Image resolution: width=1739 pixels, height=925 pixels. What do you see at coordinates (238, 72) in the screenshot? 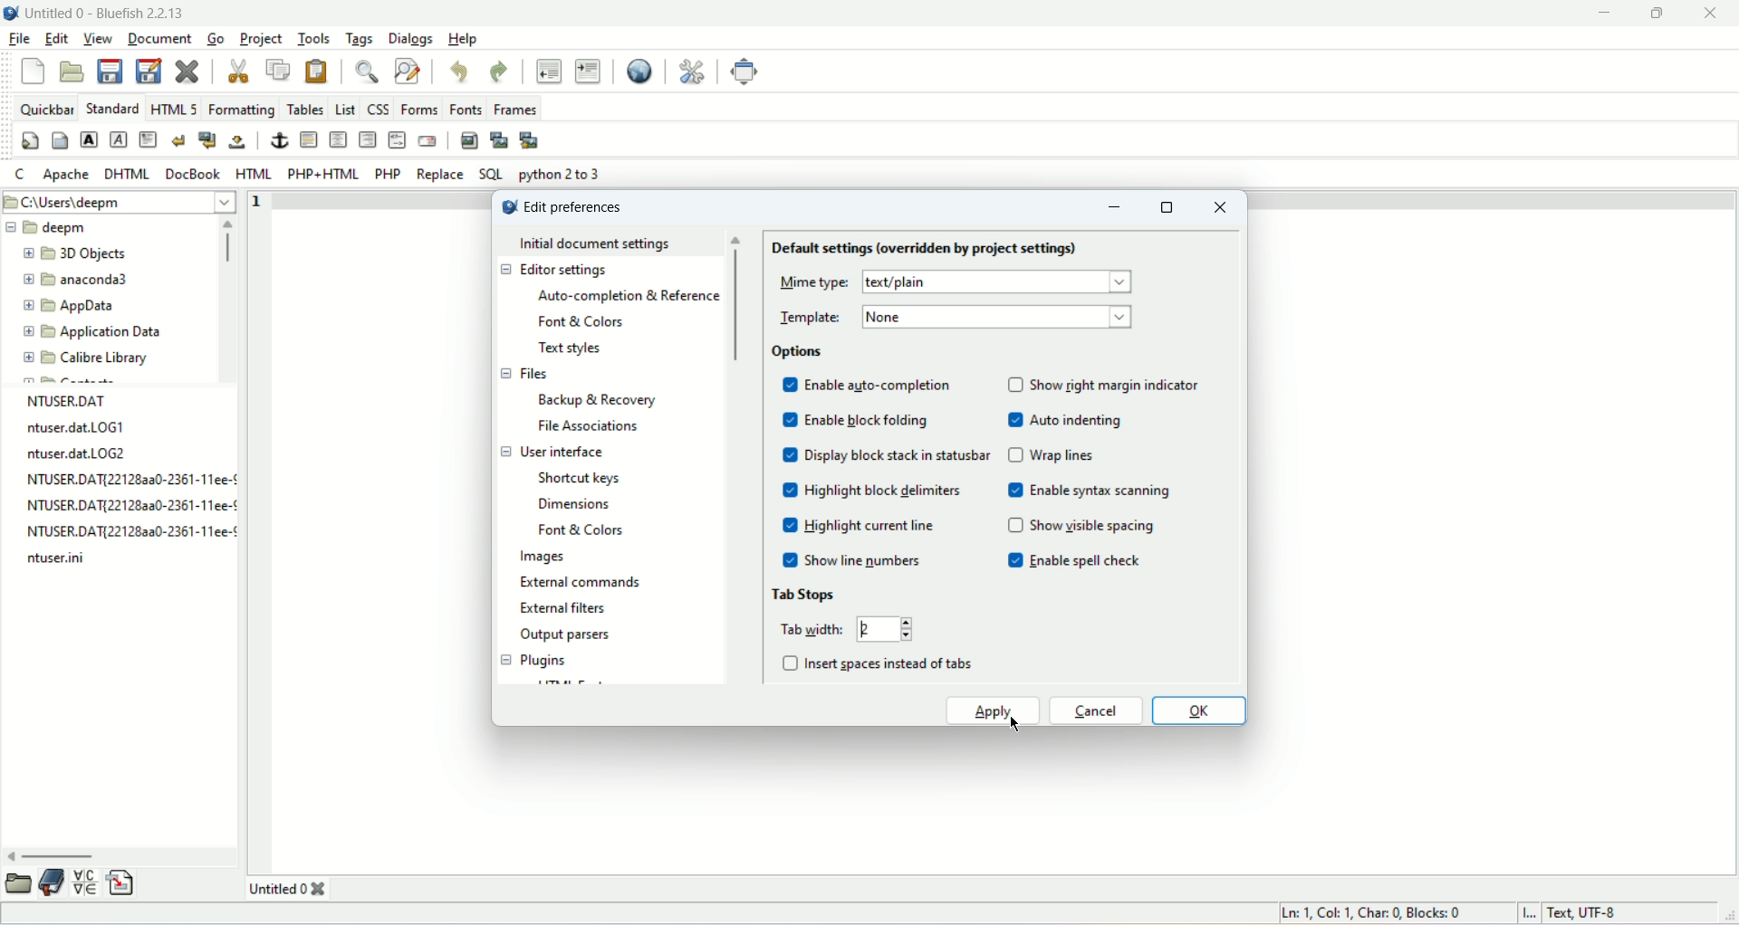
I see `cut` at bounding box center [238, 72].